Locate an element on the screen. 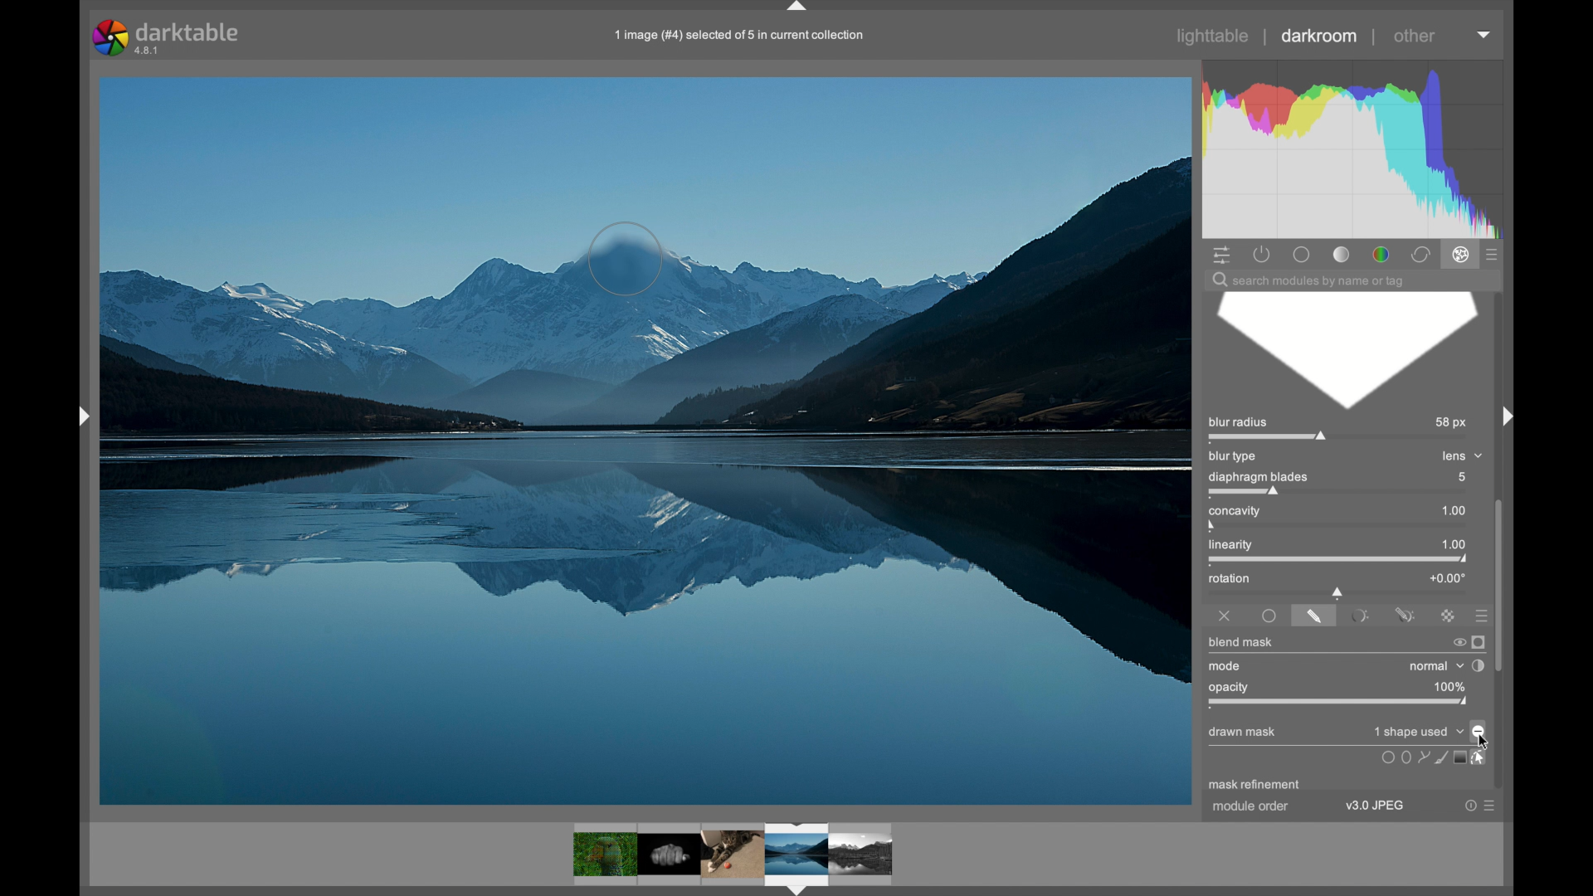 The image size is (1593, 896). no mask used dropdown is located at coordinates (1415, 733).